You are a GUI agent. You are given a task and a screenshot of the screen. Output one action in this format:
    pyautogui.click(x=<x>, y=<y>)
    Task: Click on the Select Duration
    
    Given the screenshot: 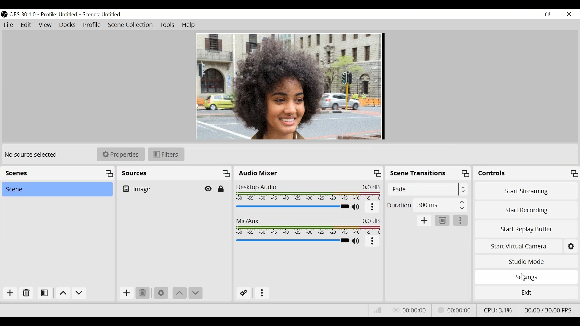 What is the action you would take?
    pyautogui.click(x=426, y=205)
    